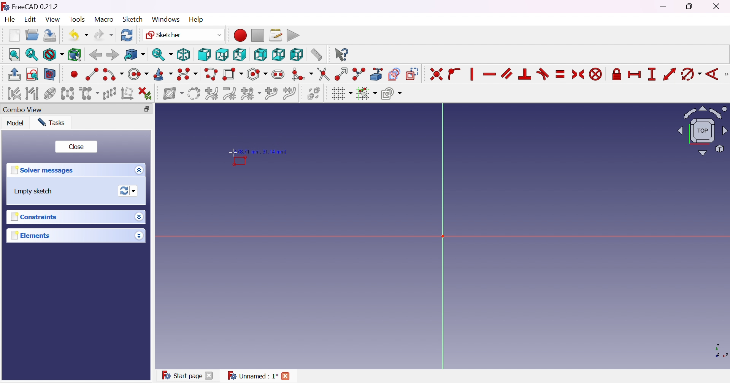 The height and width of the screenshot is (383, 730). What do you see at coordinates (193, 94) in the screenshot?
I see `Convert geometry to B-spline` at bounding box center [193, 94].